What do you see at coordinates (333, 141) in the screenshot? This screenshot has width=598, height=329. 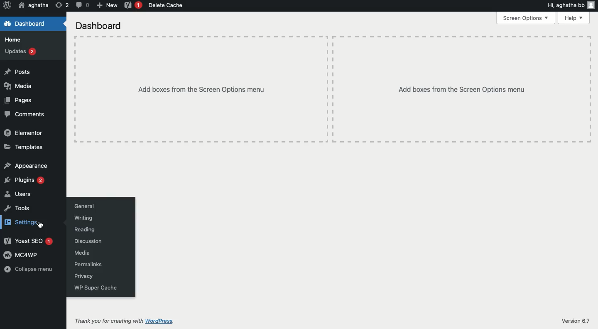 I see `Table line` at bounding box center [333, 141].